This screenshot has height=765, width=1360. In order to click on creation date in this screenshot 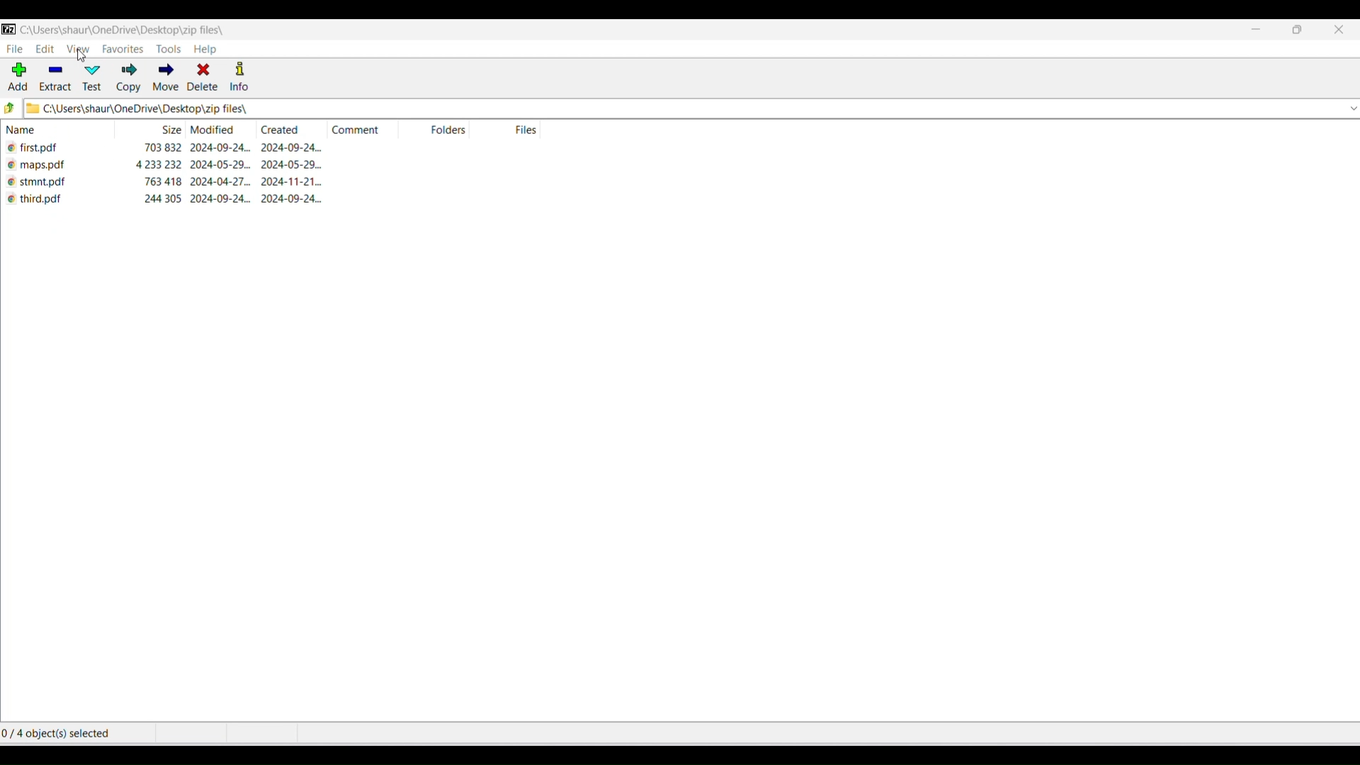, I will do `click(296, 165)`.